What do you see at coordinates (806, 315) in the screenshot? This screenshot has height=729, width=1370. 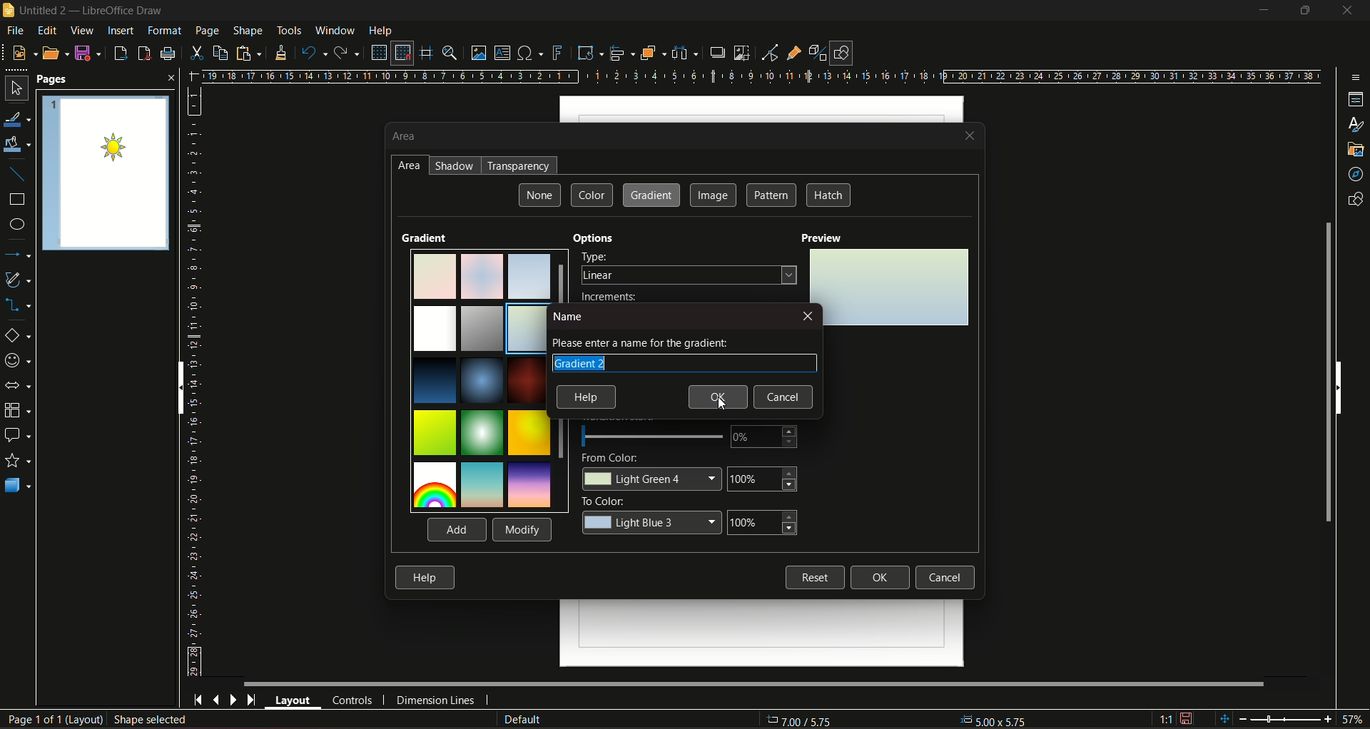 I see `close` at bounding box center [806, 315].